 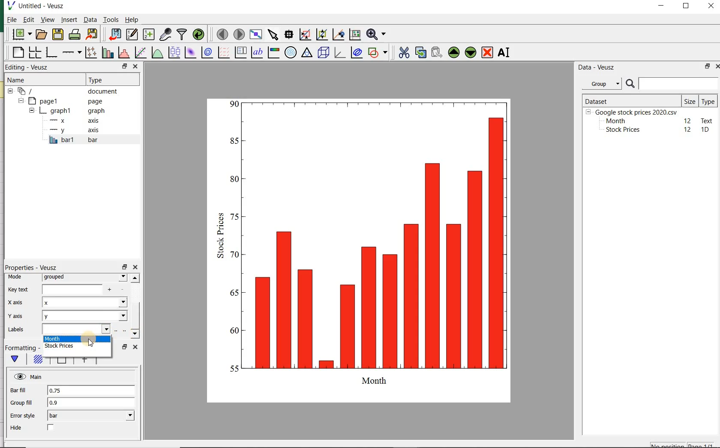 I want to click on close, so click(x=711, y=6).